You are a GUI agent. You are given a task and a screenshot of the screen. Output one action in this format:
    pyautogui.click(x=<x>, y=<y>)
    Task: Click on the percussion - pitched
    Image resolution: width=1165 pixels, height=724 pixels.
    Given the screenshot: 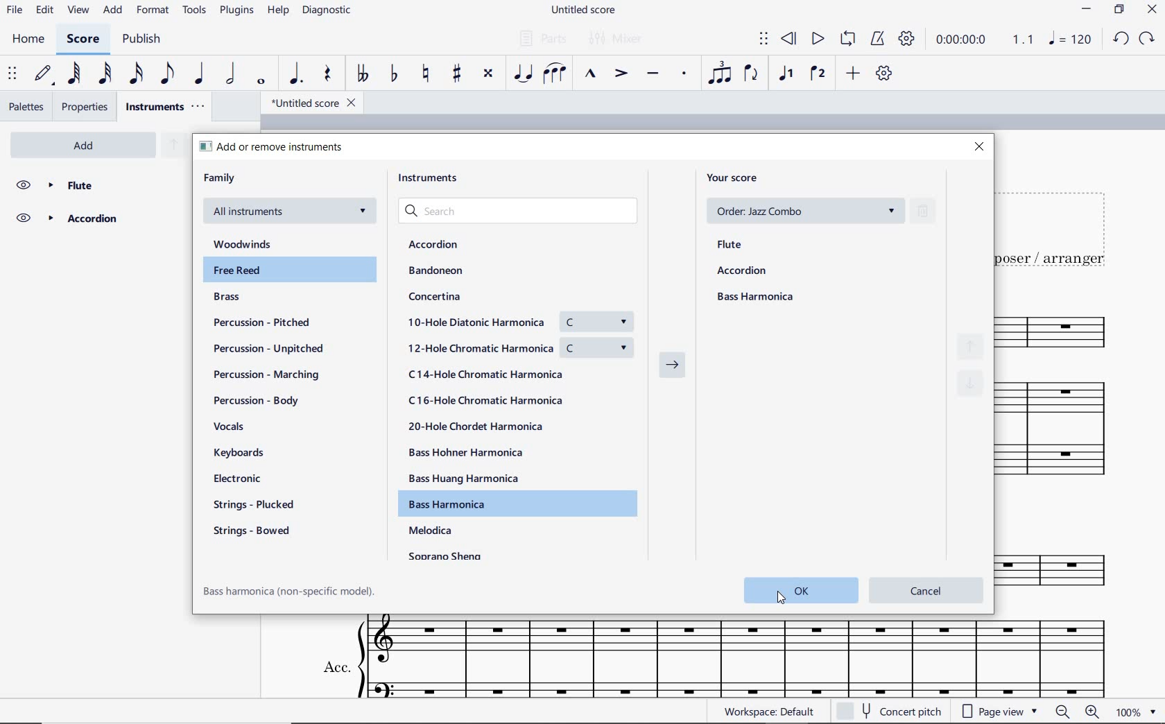 What is the action you would take?
    pyautogui.click(x=261, y=322)
    